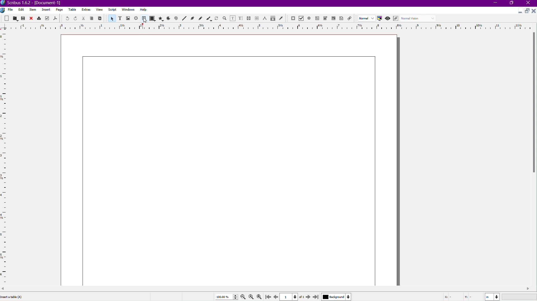 The height and width of the screenshot is (301, 537). I want to click on Zoom Out, so click(242, 297).